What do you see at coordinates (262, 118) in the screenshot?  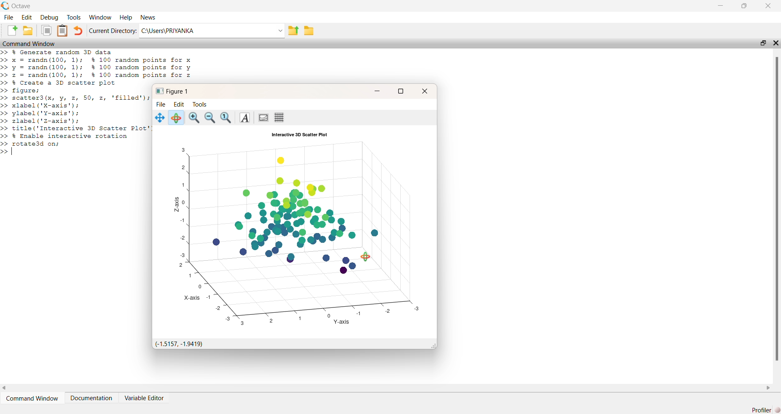 I see `background` at bounding box center [262, 118].